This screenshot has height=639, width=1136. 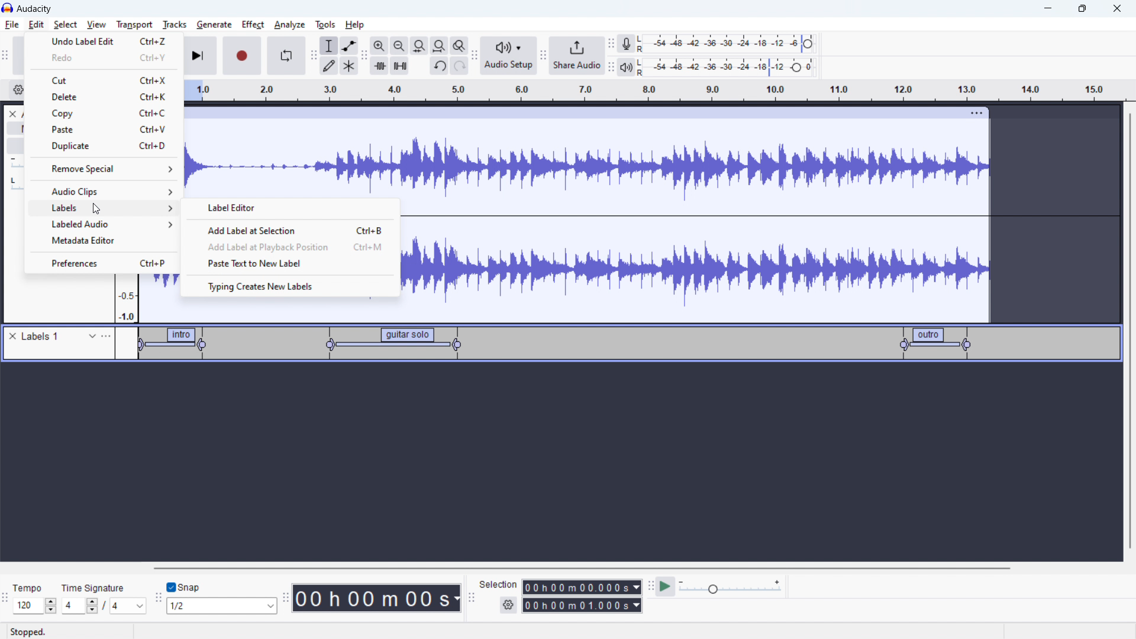 What do you see at coordinates (15, 185) in the screenshot?
I see `pan` at bounding box center [15, 185].